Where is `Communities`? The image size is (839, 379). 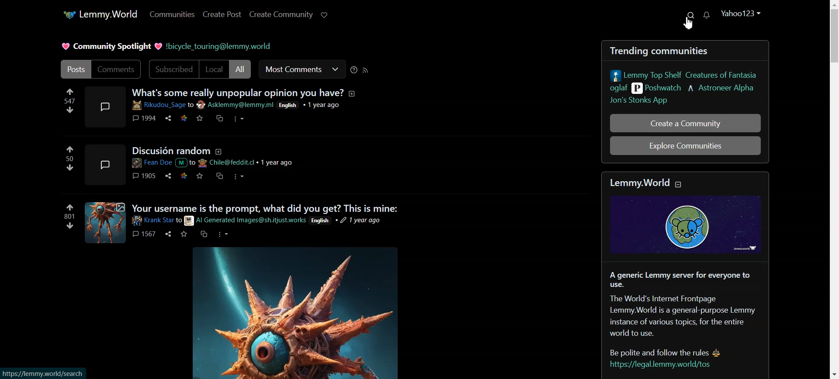 Communities is located at coordinates (172, 14).